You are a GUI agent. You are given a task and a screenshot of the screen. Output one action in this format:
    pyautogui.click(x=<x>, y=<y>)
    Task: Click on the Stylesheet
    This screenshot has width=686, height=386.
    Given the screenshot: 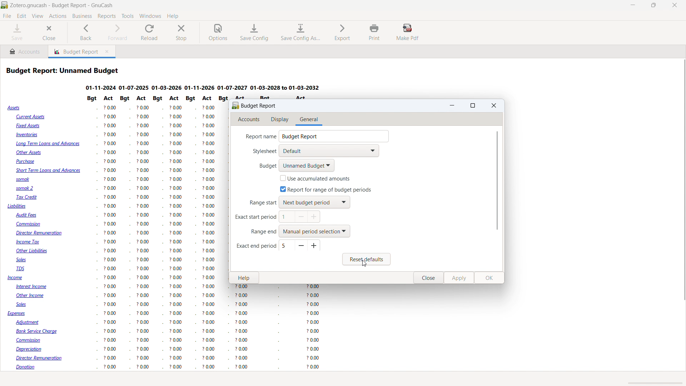 What is the action you would take?
    pyautogui.click(x=259, y=152)
    